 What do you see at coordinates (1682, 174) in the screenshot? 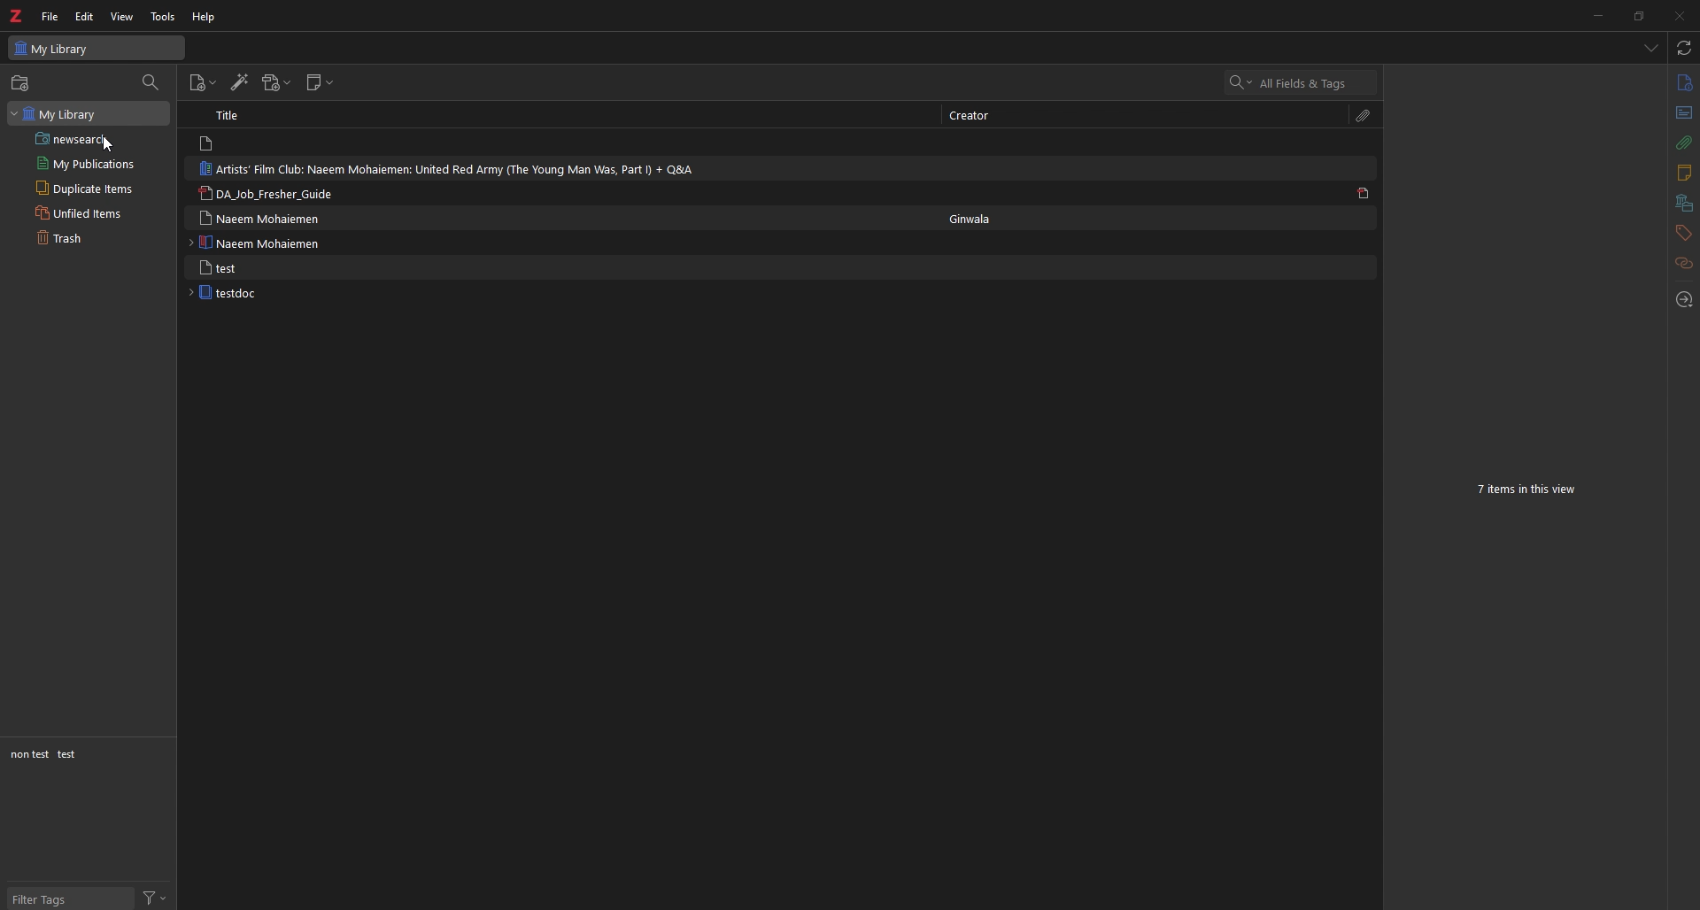
I see `notes` at bounding box center [1682, 174].